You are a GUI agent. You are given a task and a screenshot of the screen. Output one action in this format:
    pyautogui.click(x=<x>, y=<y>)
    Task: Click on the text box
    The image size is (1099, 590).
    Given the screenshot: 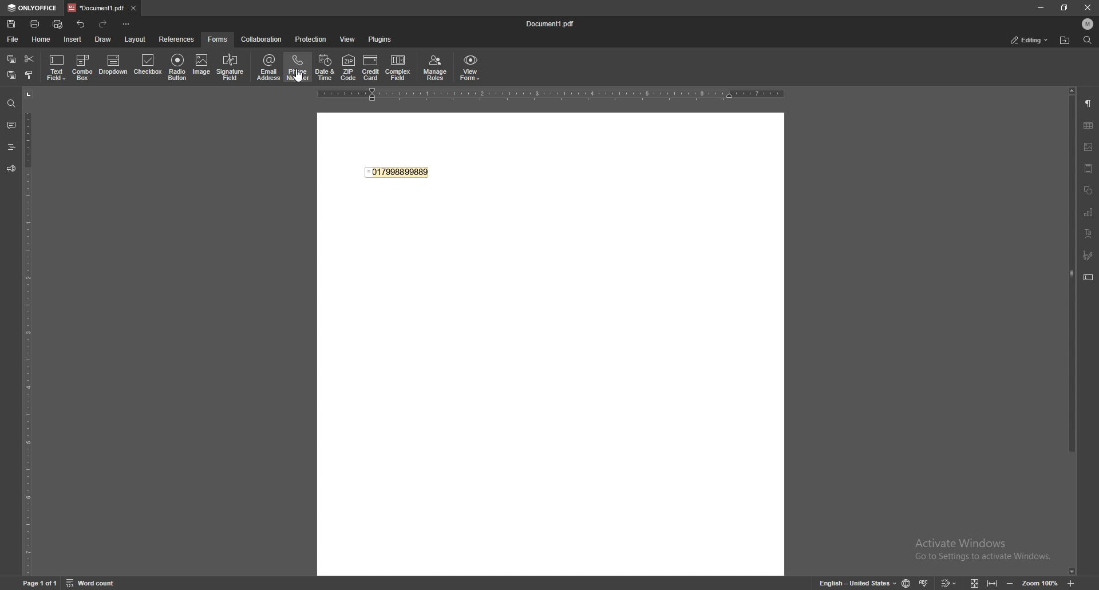 What is the action you would take?
    pyautogui.click(x=1088, y=278)
    